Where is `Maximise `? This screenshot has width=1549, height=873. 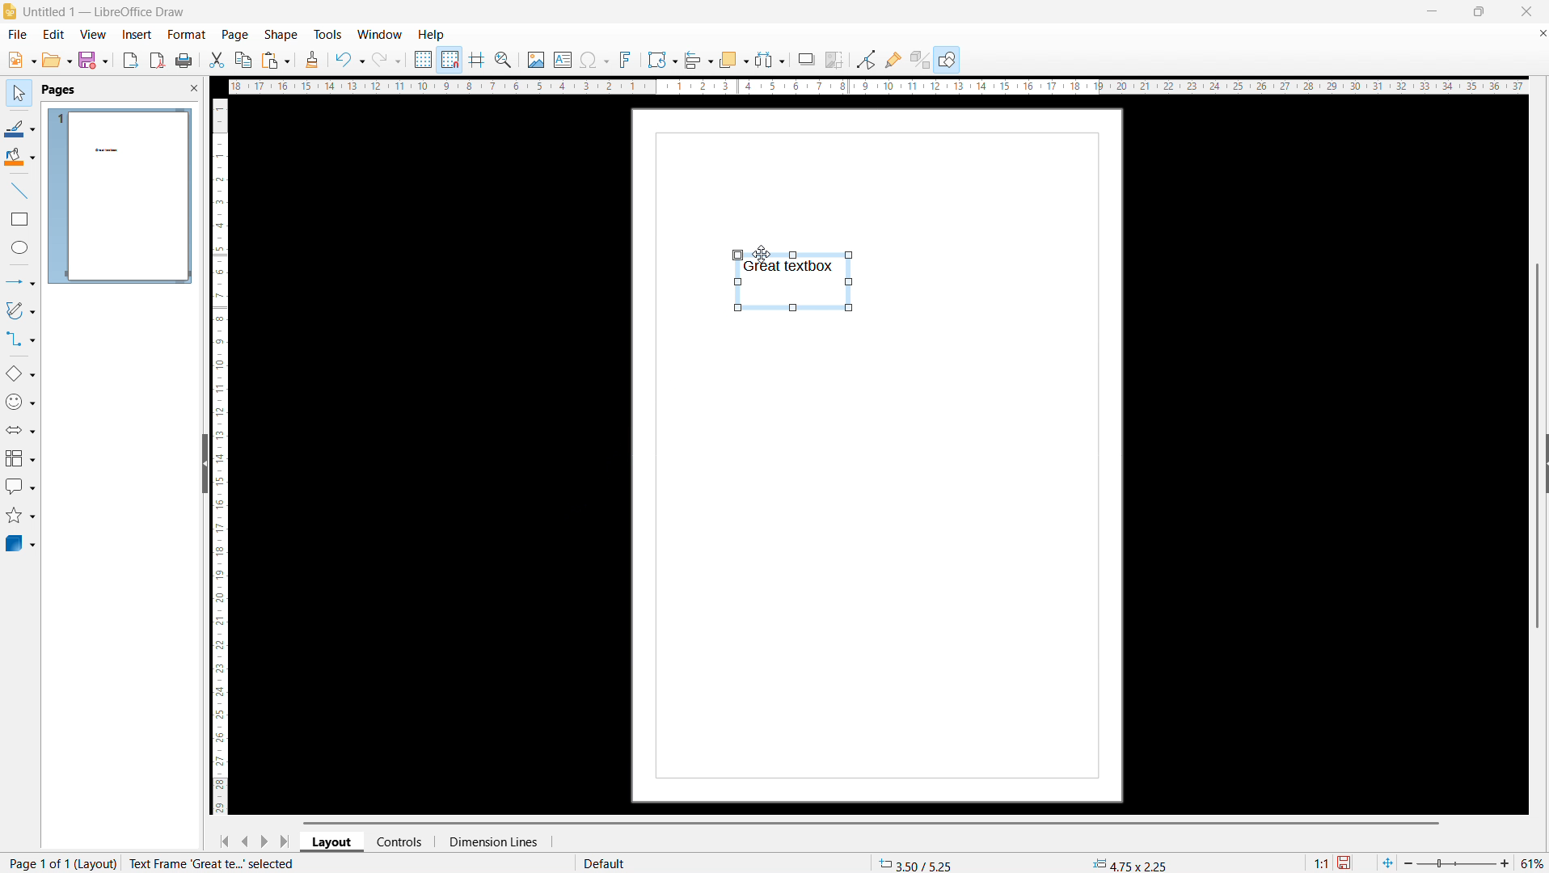
Maximise  is located at coordinates (1477, 12).